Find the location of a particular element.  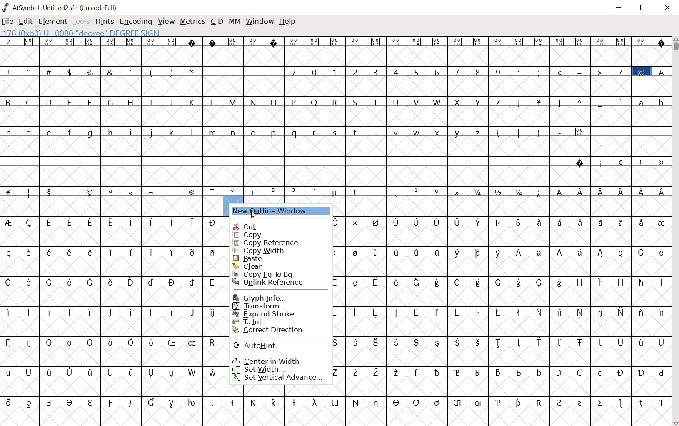

special letters is located at coordinates (501, 371).